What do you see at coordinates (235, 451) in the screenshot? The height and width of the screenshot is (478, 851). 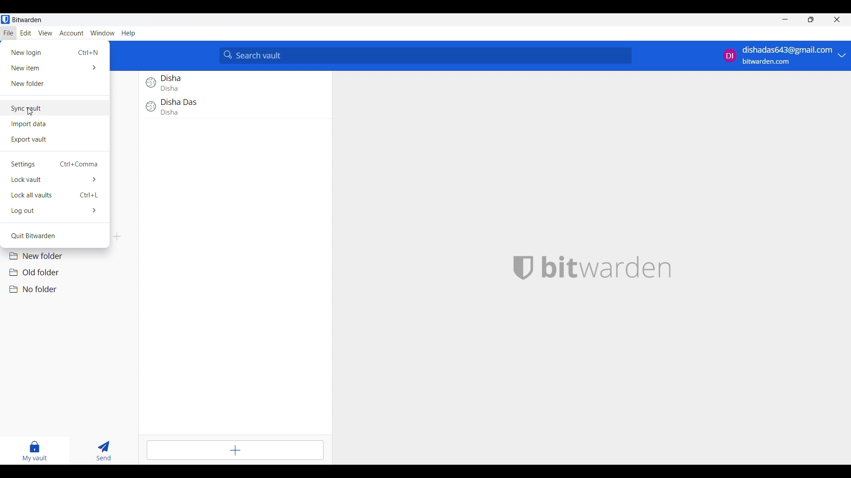 I see `Add item` at bounding box center [235, 451].